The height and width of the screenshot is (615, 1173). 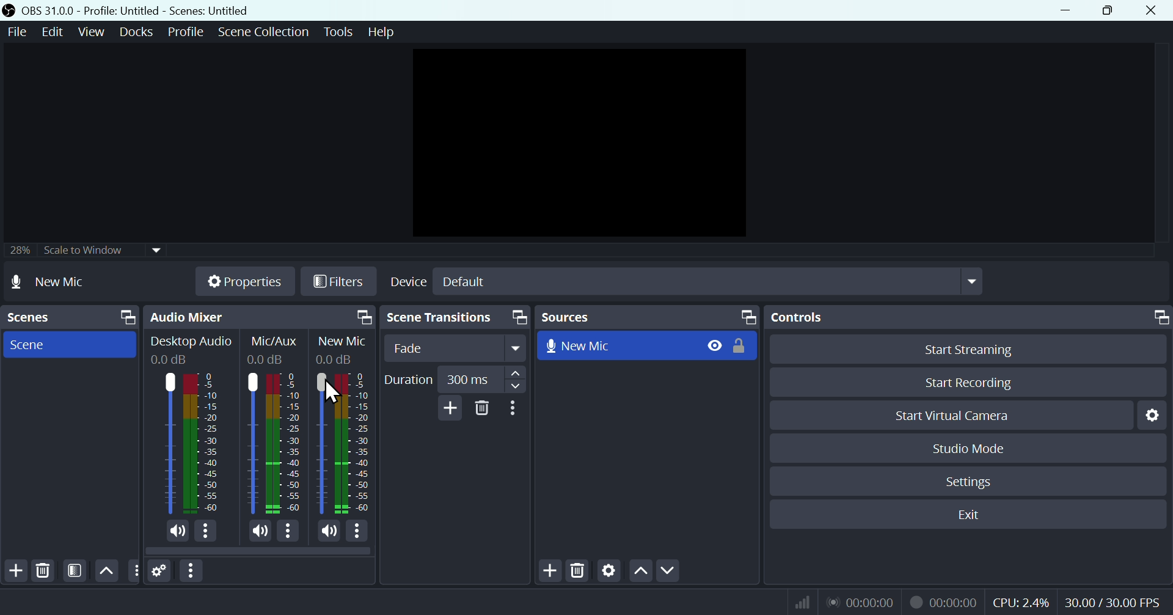 What do you see at coordinates (945, 602) in the screenshot?
I see `Recording Status` at bounding box center [945, 602].